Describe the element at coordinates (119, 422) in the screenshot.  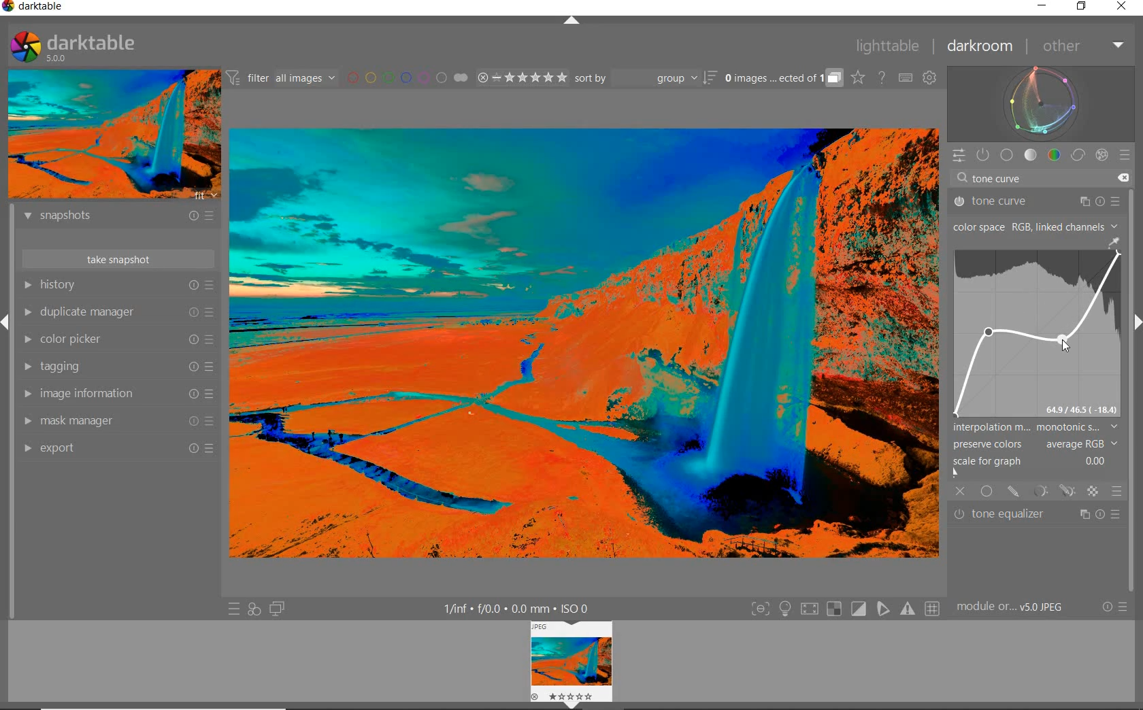
I see `mask manager` at that location.